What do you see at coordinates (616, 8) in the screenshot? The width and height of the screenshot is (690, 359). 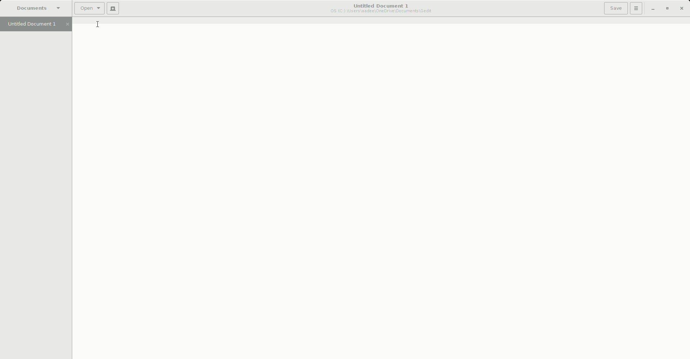 I see `Save` at bounding box center [616, 8].